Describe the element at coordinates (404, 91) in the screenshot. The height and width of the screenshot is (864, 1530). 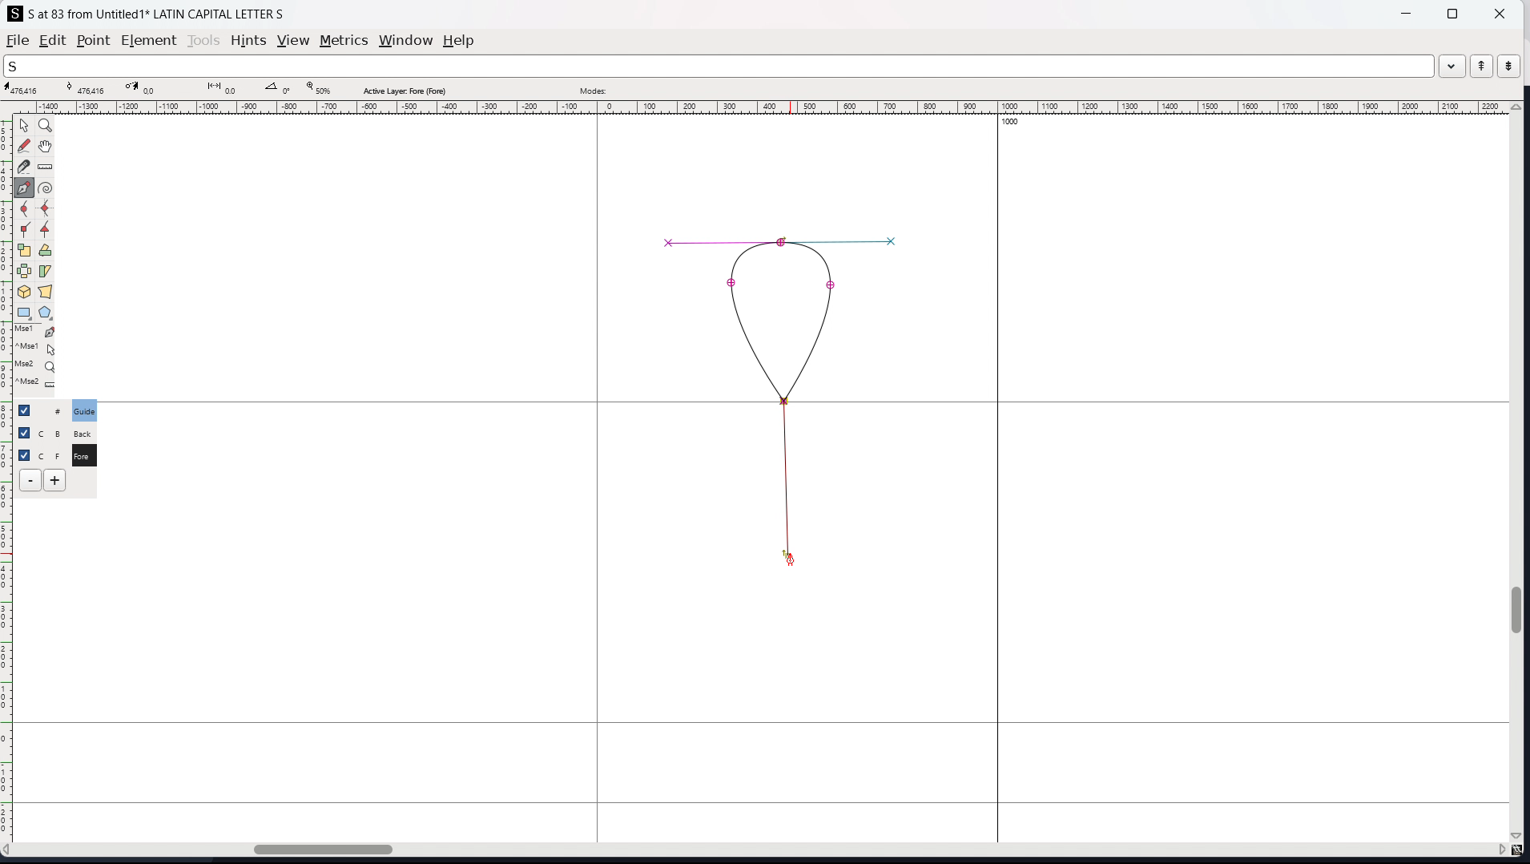
I see `active layer` at that location.